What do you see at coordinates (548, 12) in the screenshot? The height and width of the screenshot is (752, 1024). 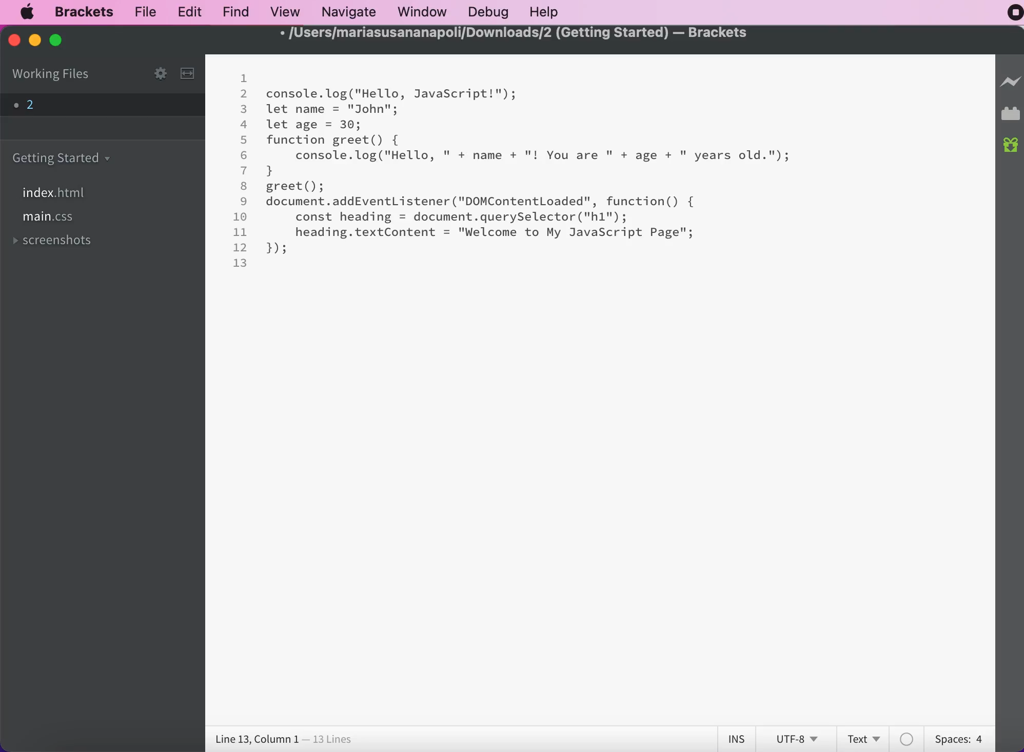 I see `help` at bounding box center [548, 12].